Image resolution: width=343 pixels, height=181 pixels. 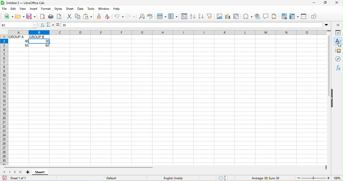 What do you see at coordinates (221, 177) in the screenshot?
I see `standard selection` at bounding box center [221, 177].